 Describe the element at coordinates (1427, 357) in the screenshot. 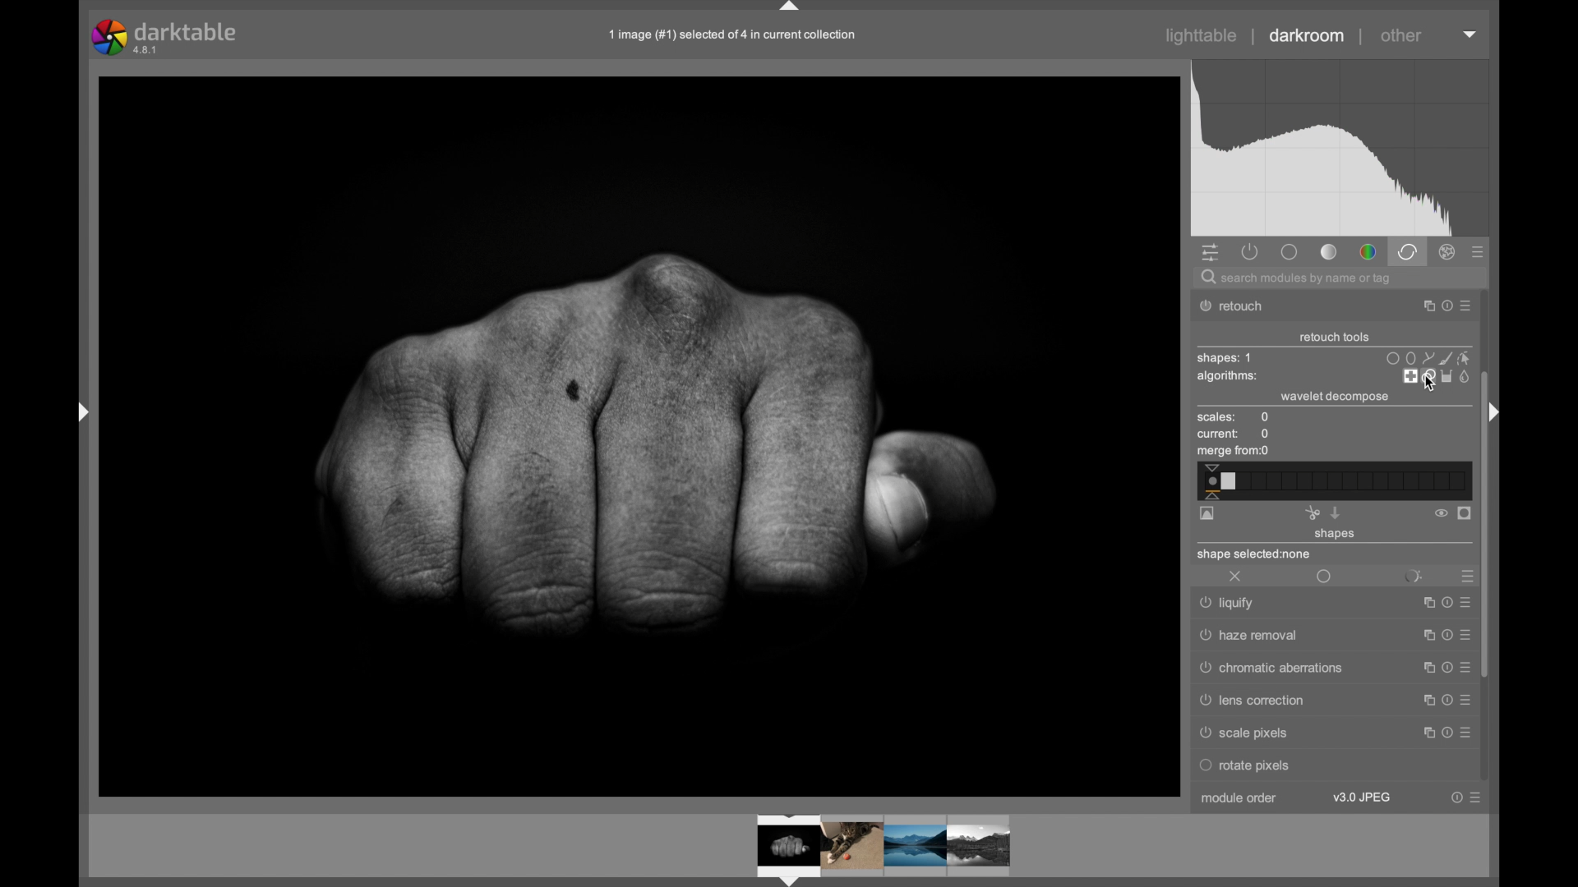

I see `draw mask options` at that location.